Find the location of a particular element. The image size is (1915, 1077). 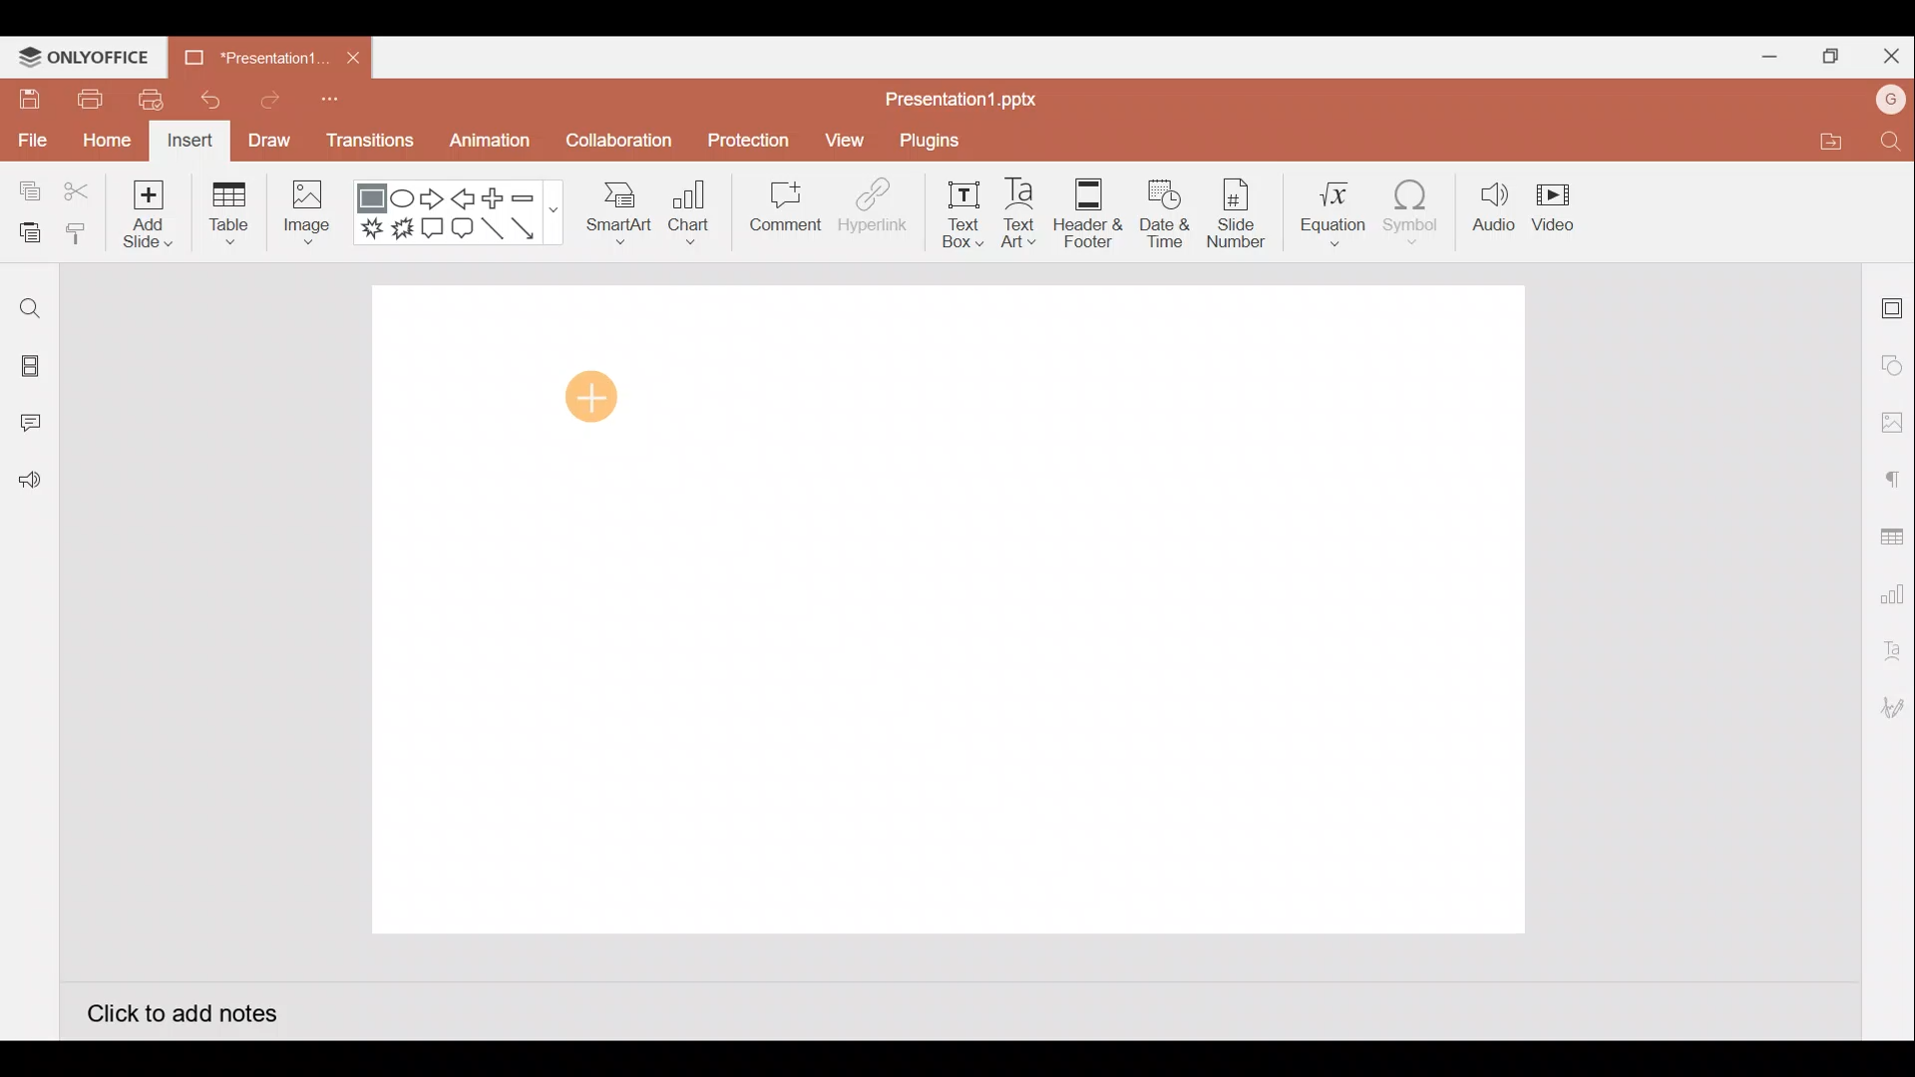

Collaboration is located at coordinates (616, 149).